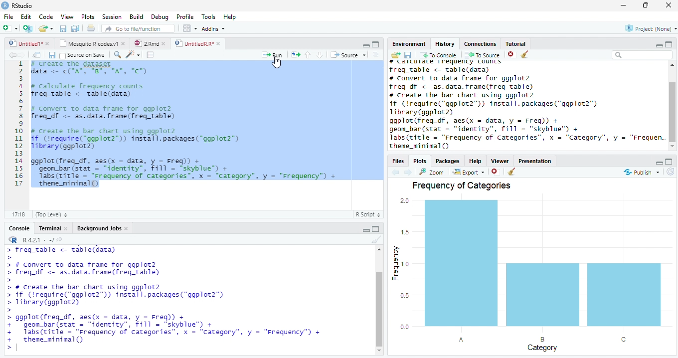  I want to click on Tutorial, so click(516, 43).